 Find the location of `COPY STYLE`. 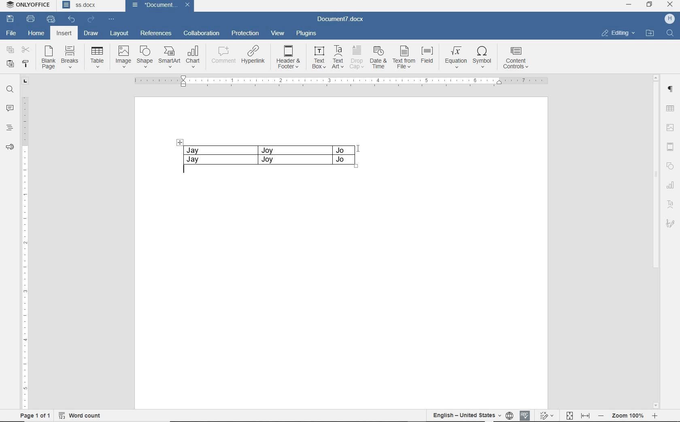

COPY STYLE is located at coordinates (25, 64).